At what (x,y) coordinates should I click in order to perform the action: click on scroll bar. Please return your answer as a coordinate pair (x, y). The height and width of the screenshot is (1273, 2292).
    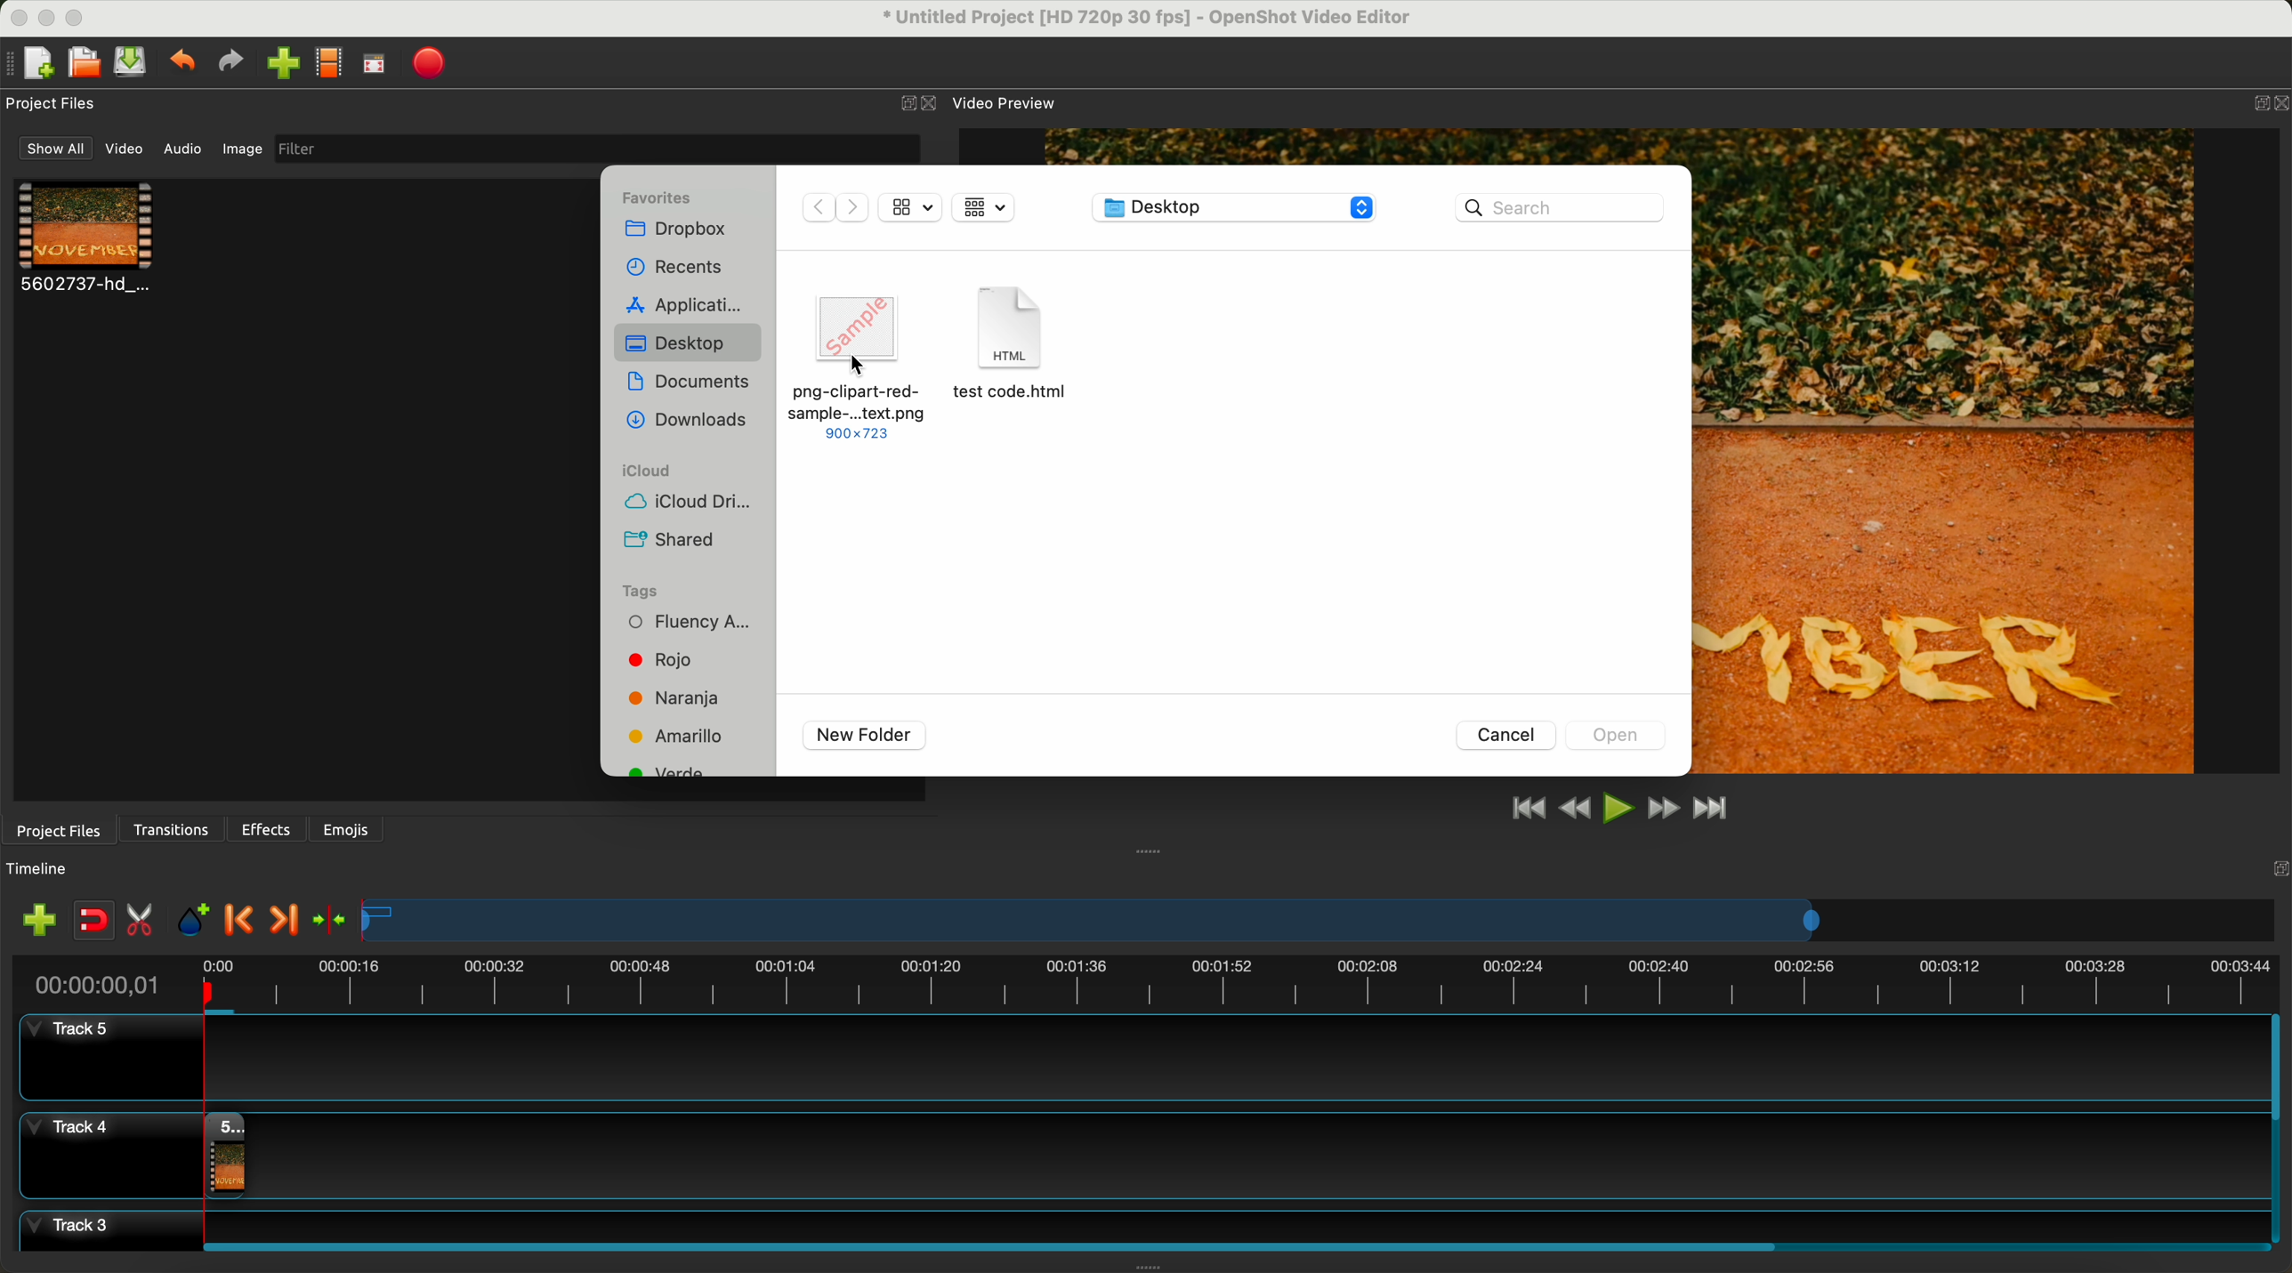
    Looking at the image, I should click on (1231, 1244).